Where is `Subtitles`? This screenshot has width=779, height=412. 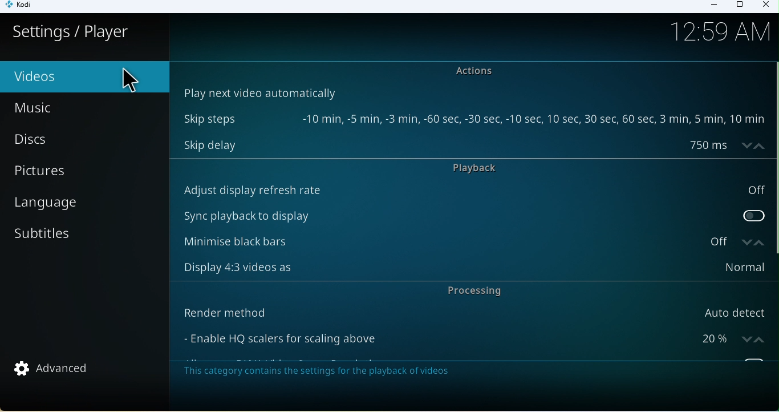
Subtitles is located at coordinates (72, 239).